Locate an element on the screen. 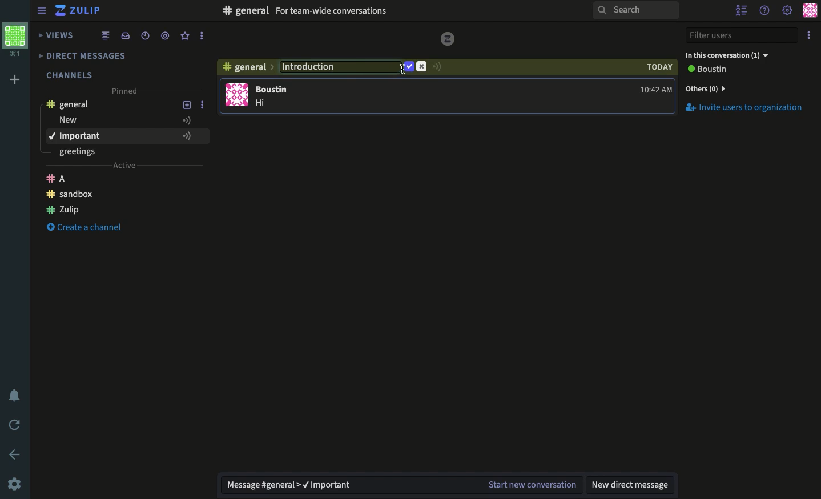  Profile is located at coordinates (808, 11).